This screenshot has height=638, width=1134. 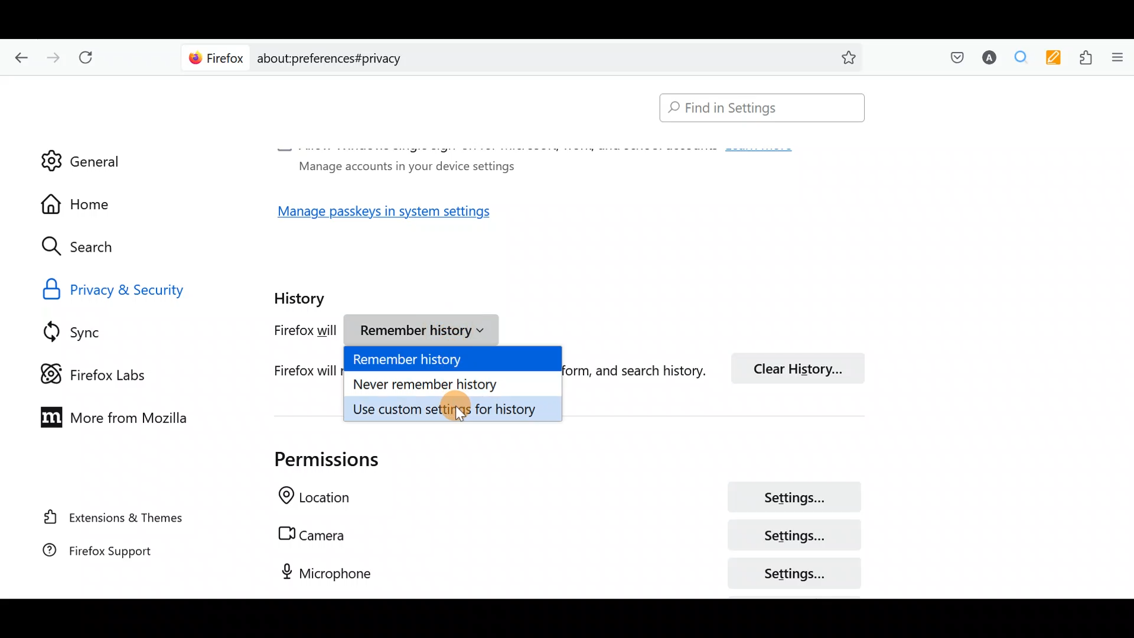 I want to click on Microphone settings, so click(x=555, y=572).